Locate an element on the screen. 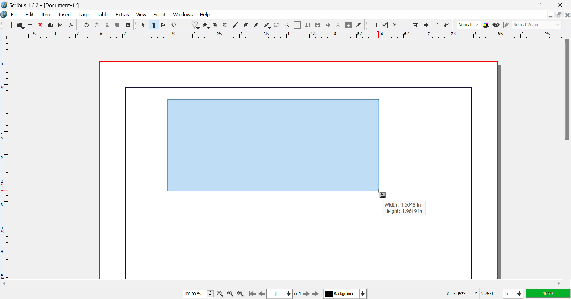  Zoom is located at coordinates (288, 26).